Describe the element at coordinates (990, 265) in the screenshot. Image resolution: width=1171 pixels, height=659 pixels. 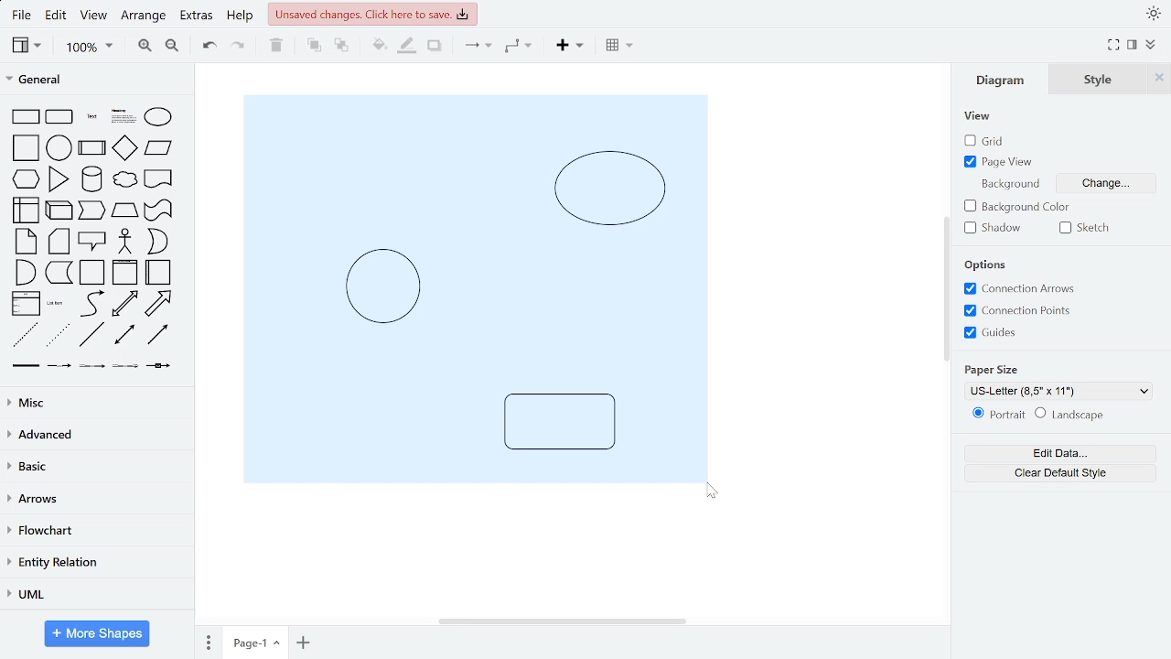
I see `background` at that location.